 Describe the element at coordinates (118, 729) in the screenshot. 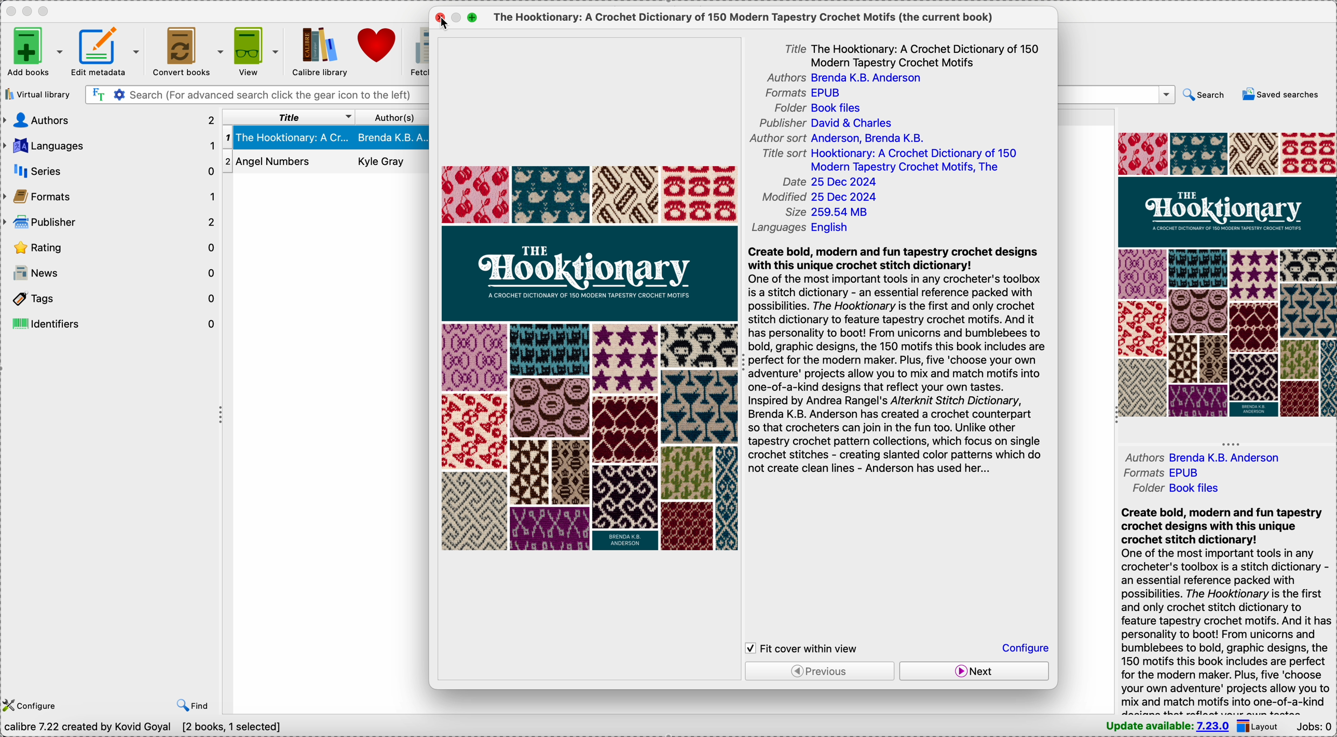

I see `data` at that location.